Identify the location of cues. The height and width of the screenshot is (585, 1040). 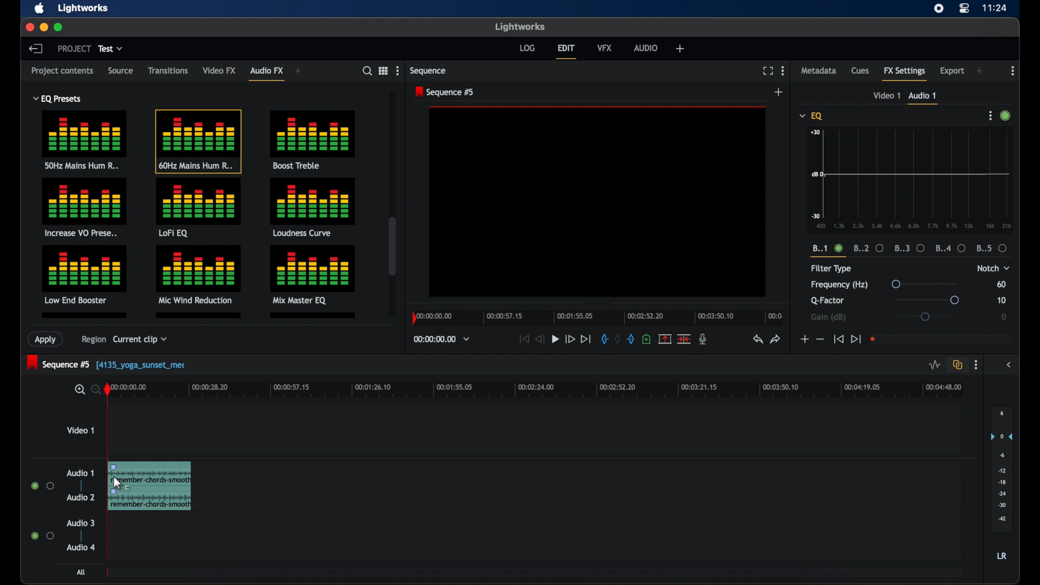
(861, 74).